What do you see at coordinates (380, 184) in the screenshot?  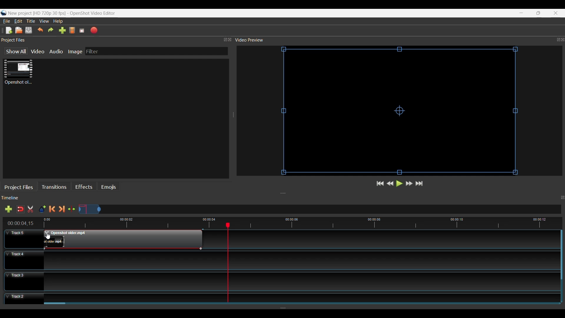 I see `Jump to Forward` at bounding box center [380, 184].